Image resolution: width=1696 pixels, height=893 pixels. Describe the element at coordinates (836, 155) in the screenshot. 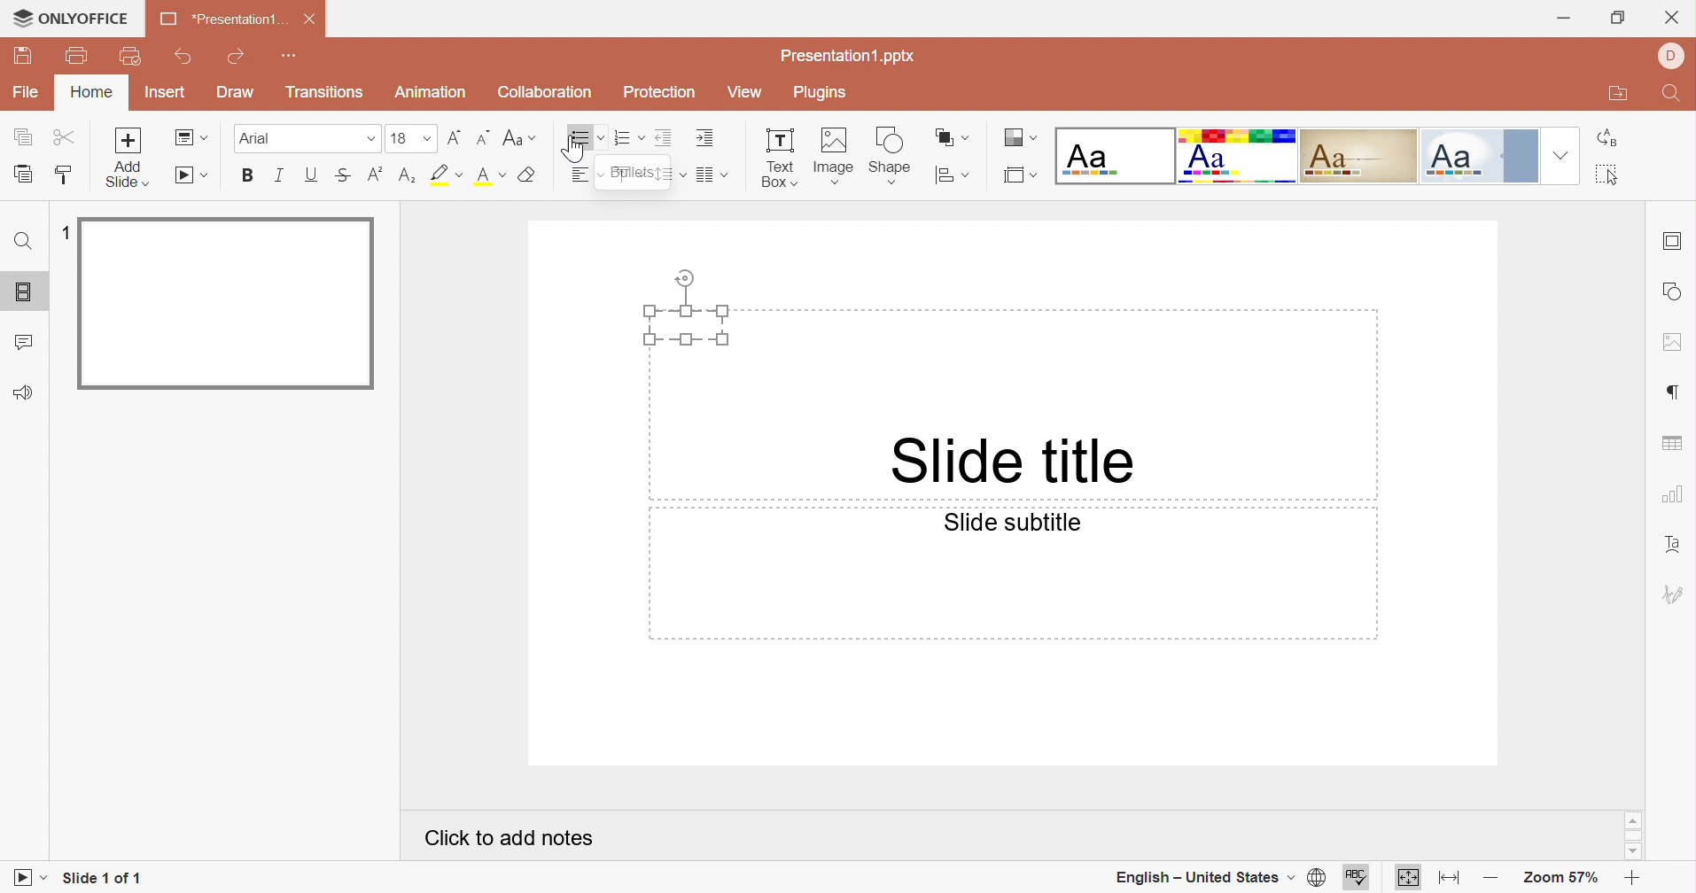

I see `Image` at that location.